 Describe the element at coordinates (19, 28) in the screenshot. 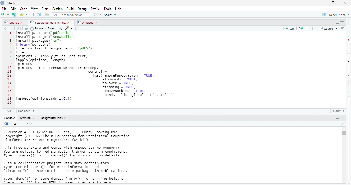

I see `show in new window` at that location.